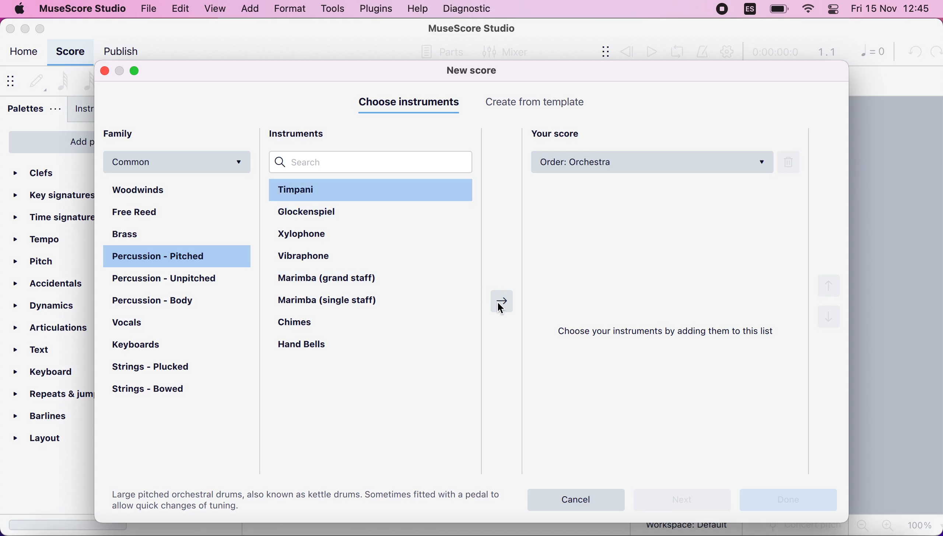 The width and height of the screenshot is (943, 536). Describe the element at coordinates (318, 233) in the screenshot. I see `xylophone` at that location.